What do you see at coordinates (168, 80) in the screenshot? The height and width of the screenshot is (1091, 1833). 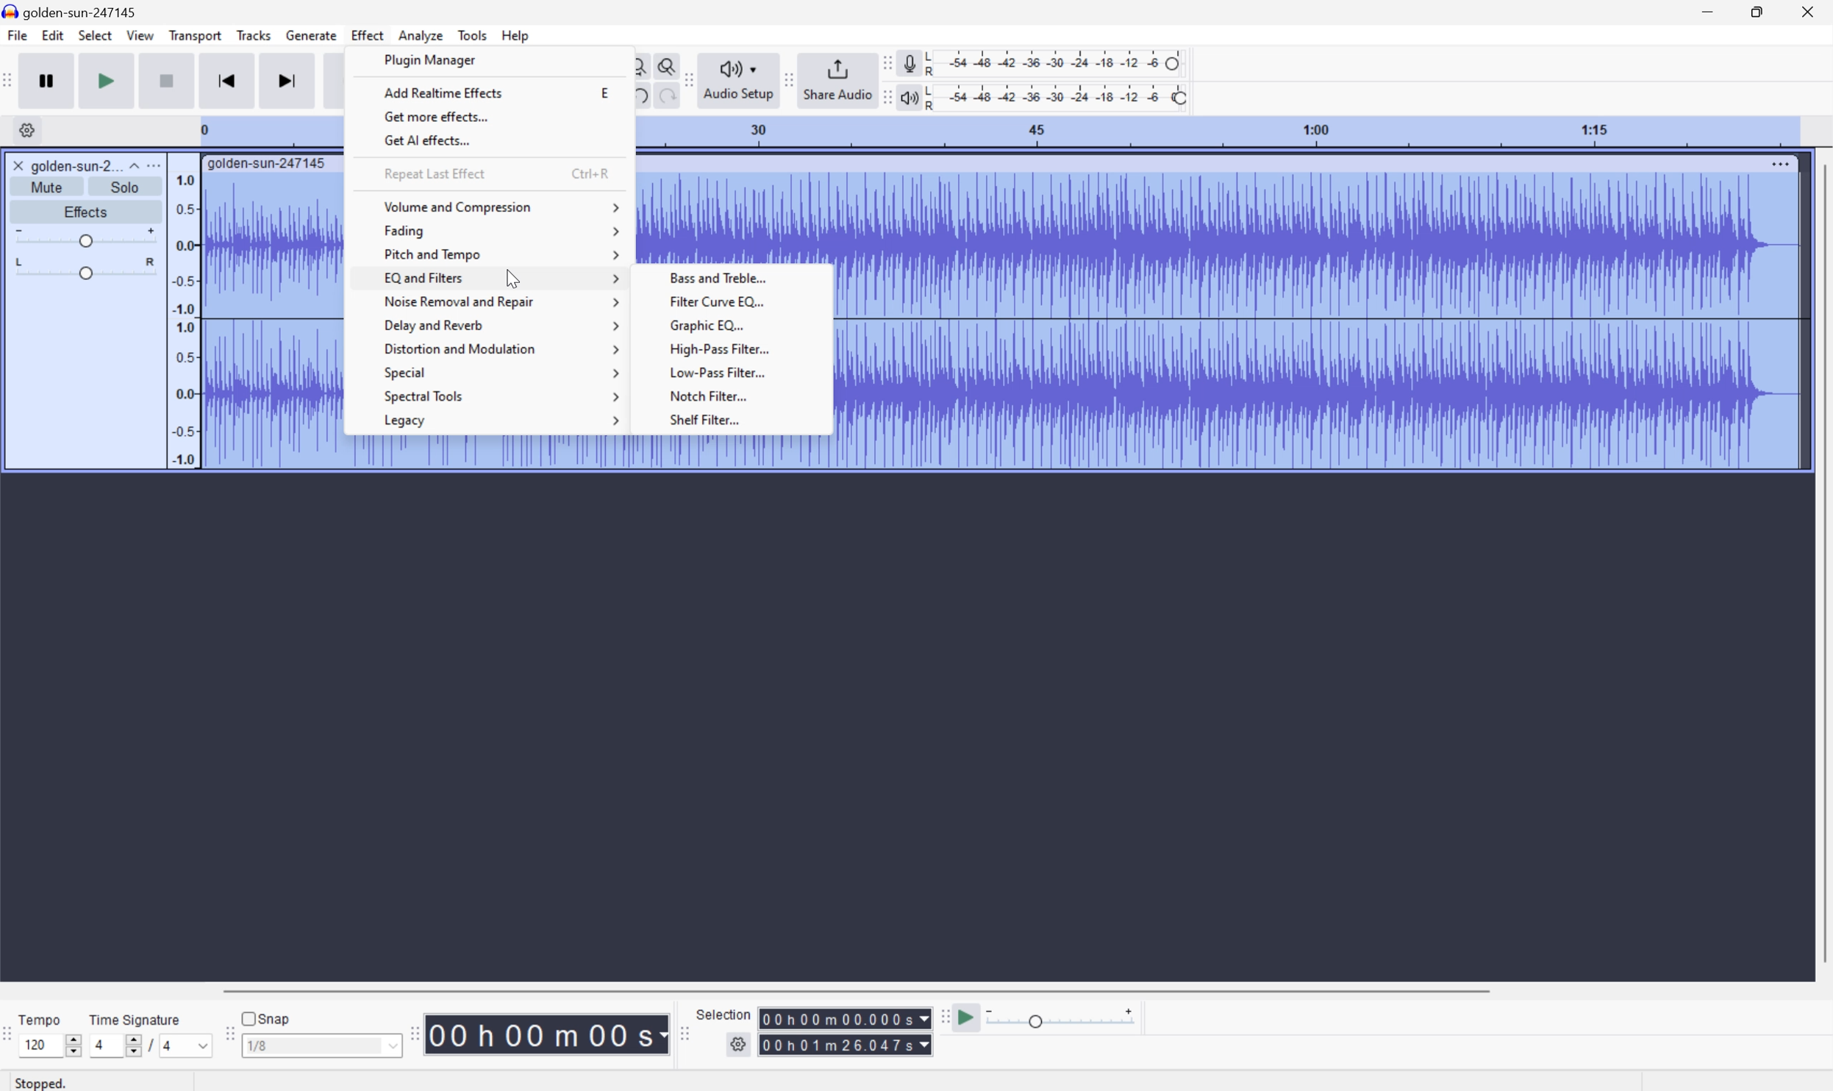 I see `Stop` at bounding box center [168, 80].